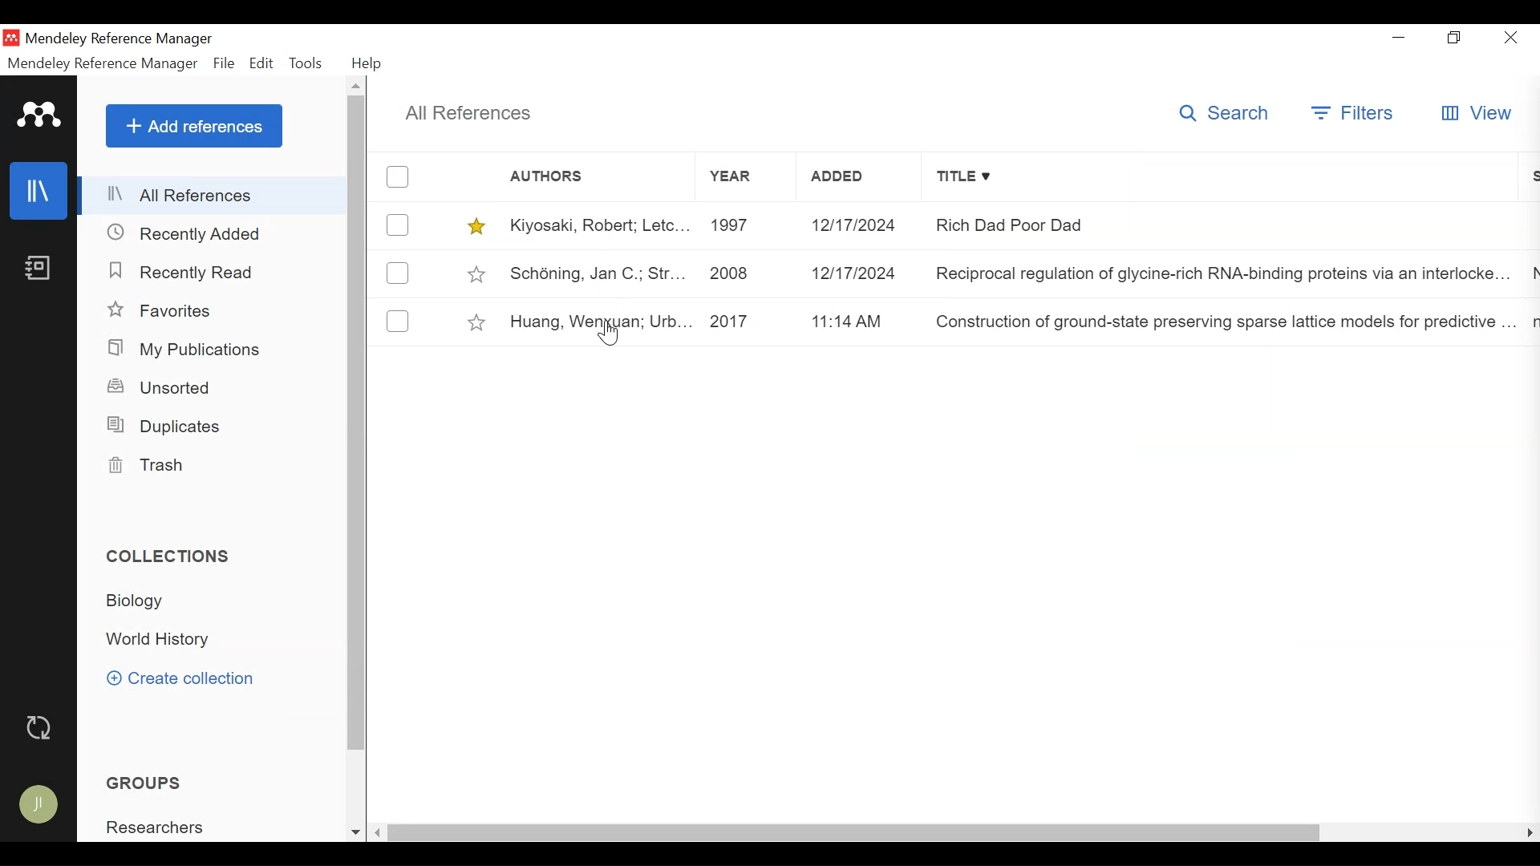  What do you see at coordinates (478, 323) in the screenshot?
I see `Toggle Favorites` at bounding box center [478, 323].